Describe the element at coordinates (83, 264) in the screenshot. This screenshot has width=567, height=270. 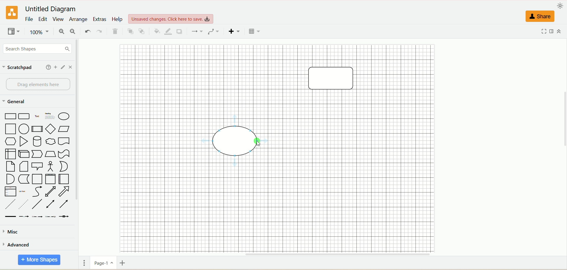
I see `pages` at that location.